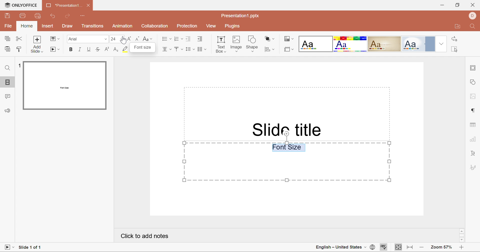 The image size is (480, 252). What do you see at coordinates (454, 49) in the screenshot?
I see `Select all` at bounding box center [454, 49].